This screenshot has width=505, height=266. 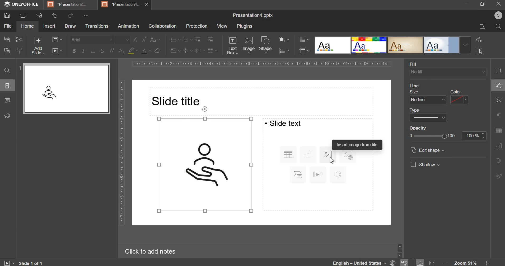 I want to click on minimize, so click(x=467, y=4).